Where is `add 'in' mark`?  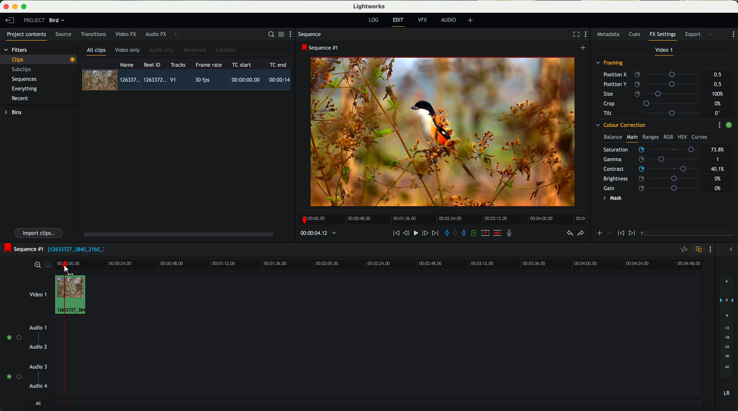 add 'in' mark is located at coordinates (445, 234).